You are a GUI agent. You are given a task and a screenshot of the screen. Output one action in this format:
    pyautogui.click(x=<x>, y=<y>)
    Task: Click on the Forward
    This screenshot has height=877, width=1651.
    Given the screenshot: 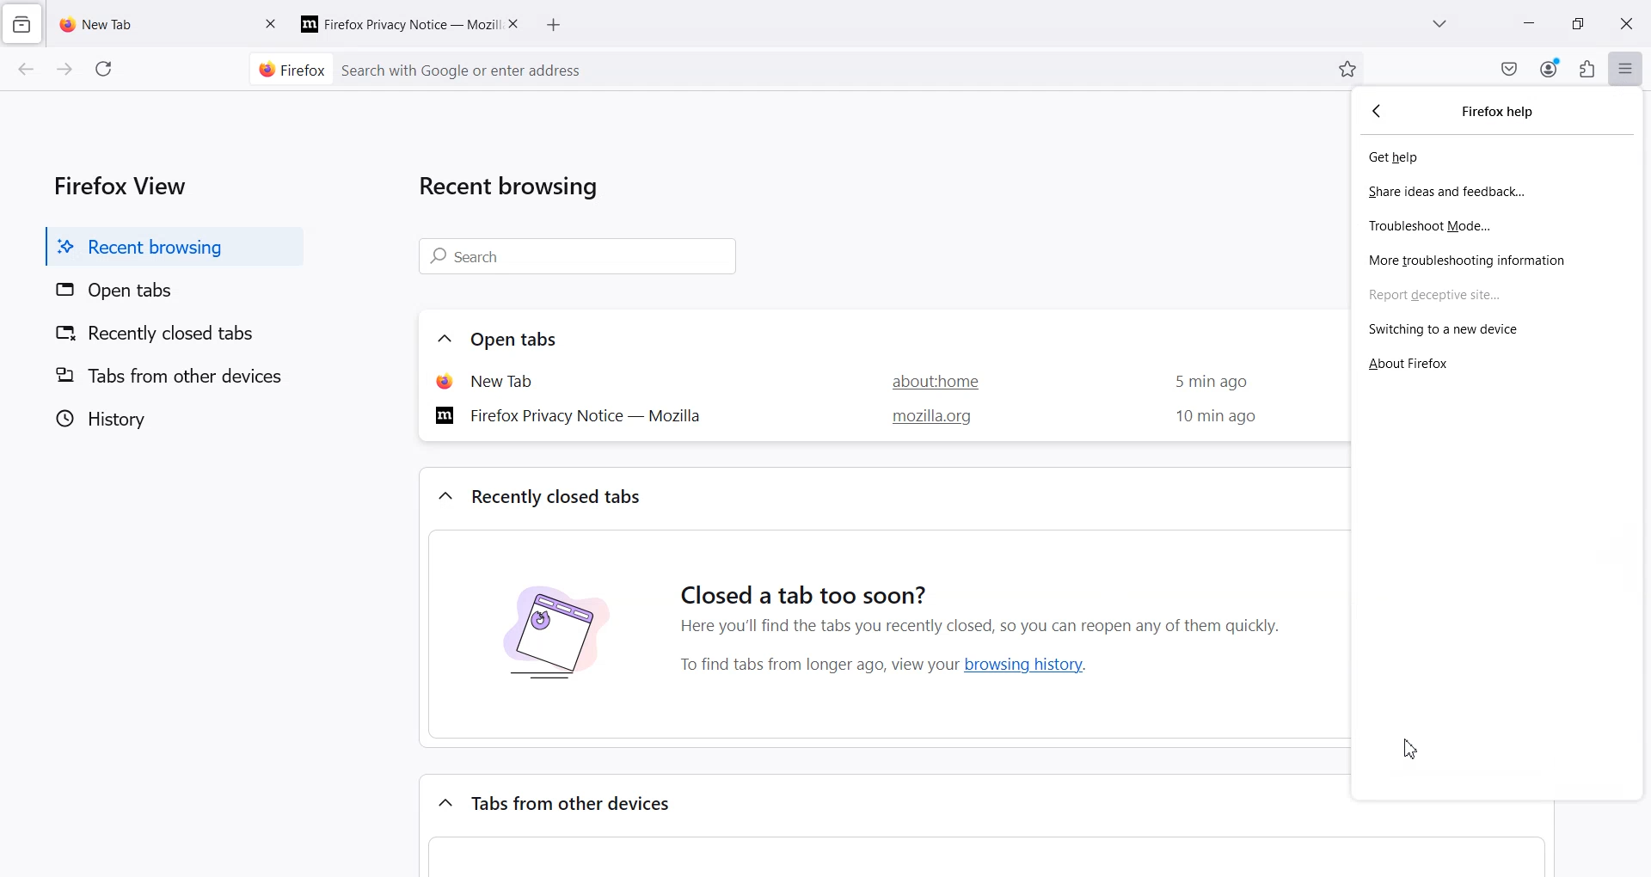 What is the action you would take?
    pyautogui.click(x=64, y=71)
    